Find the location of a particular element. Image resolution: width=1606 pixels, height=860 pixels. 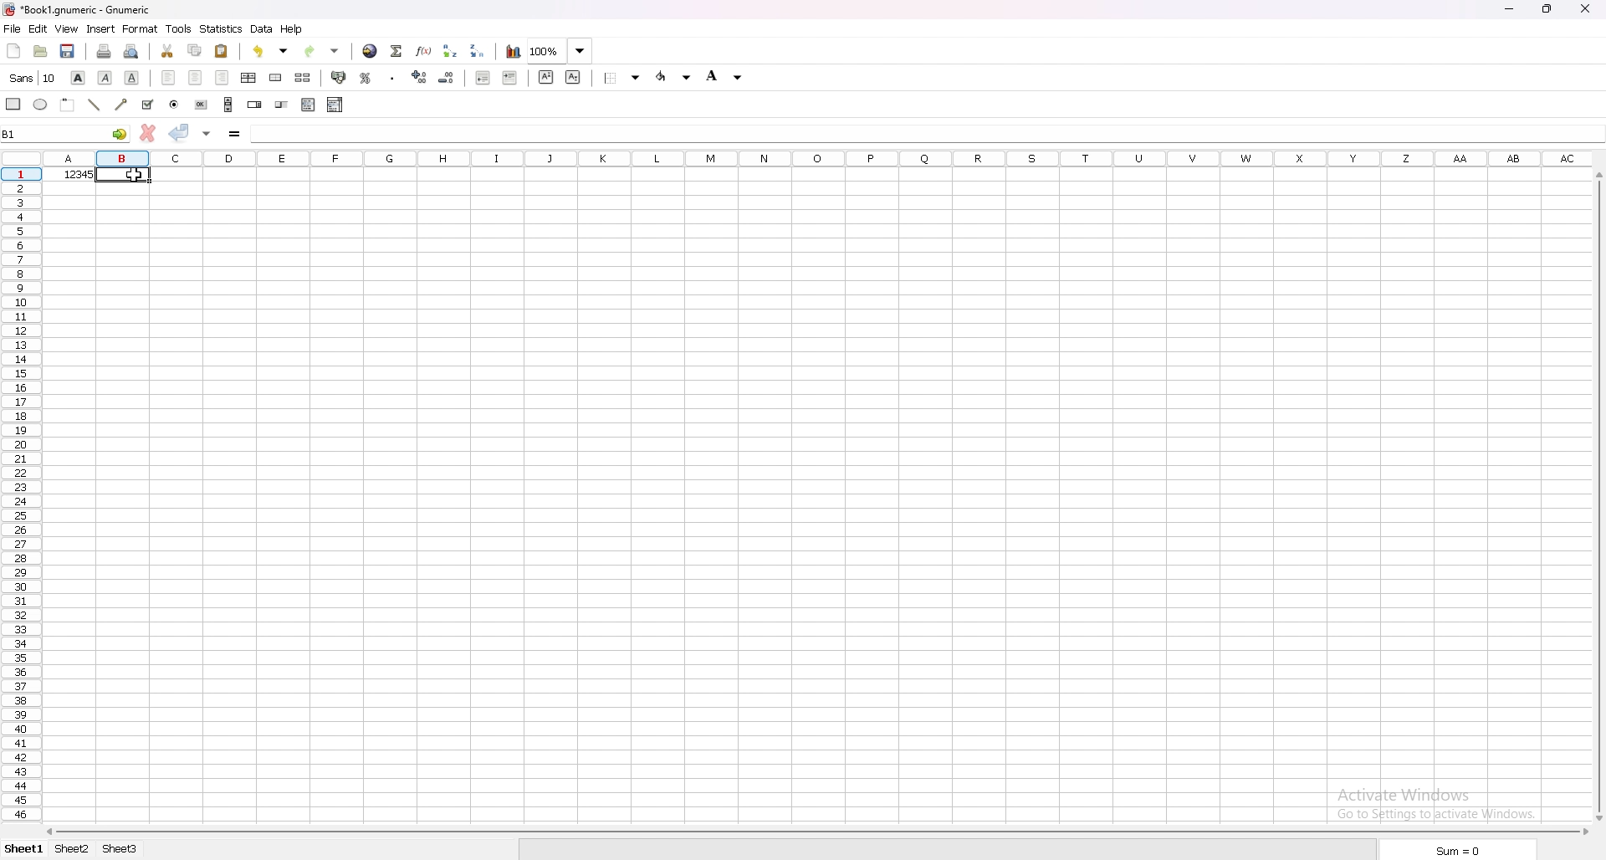

close is located at coordinates (1586, 9).